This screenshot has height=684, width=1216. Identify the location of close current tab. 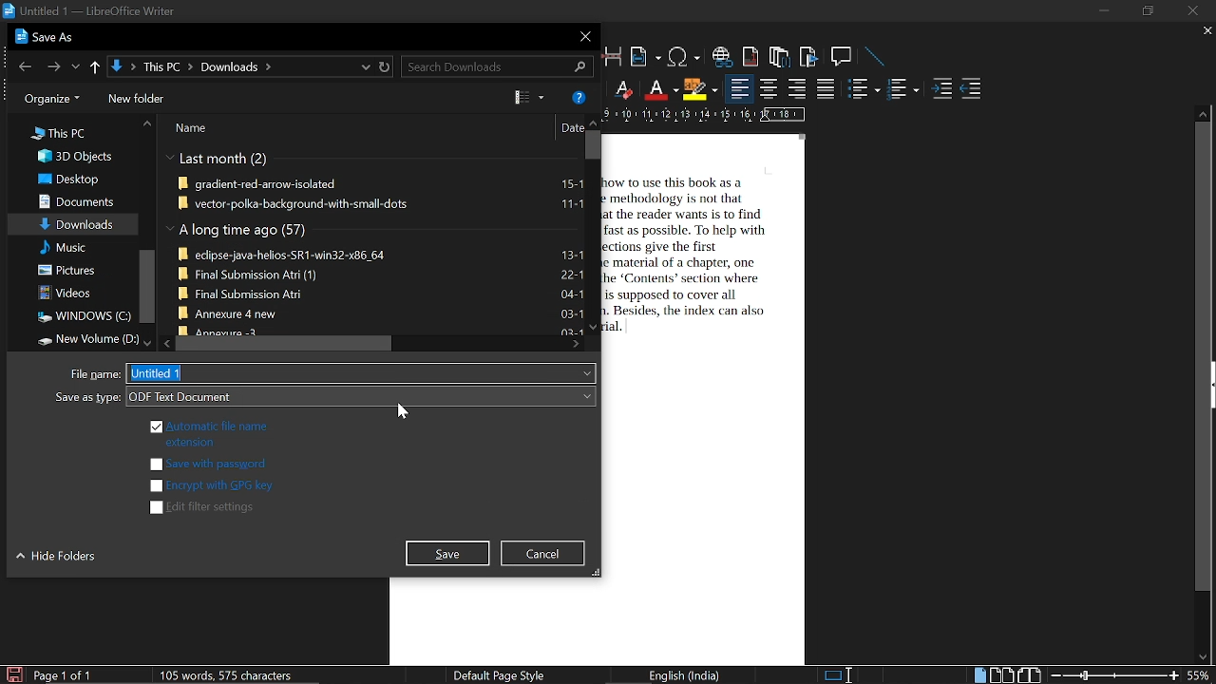
(1203, 31).